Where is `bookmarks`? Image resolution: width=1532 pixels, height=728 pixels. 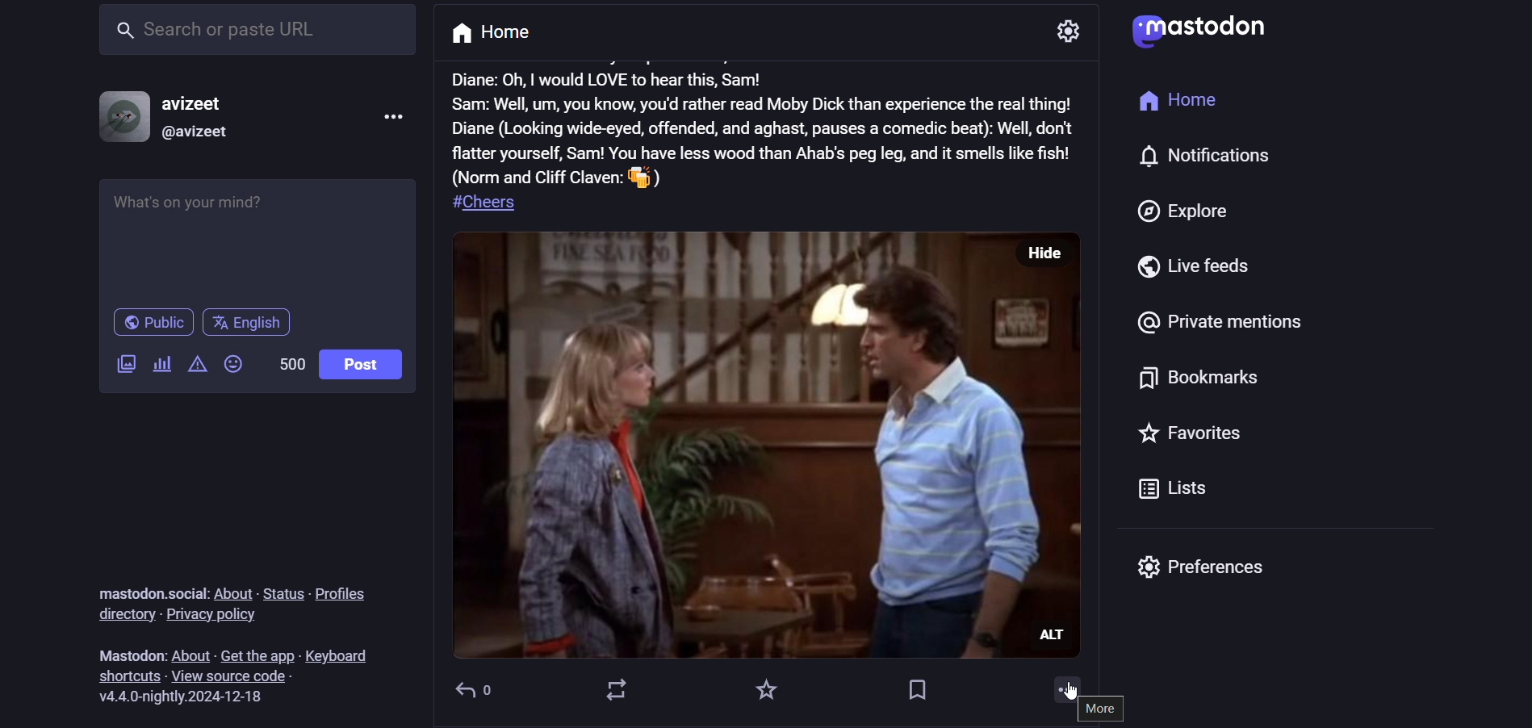 bookmarks is located at coordinates (921, 688).